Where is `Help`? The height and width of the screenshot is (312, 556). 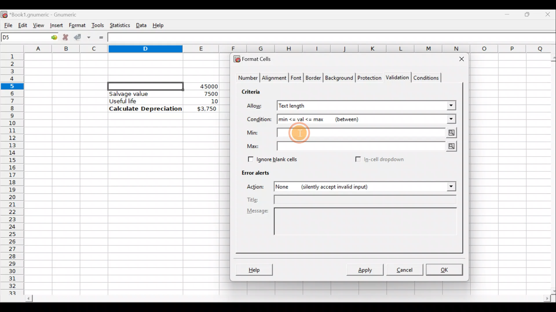
Help is located at coordinates (254, 270).